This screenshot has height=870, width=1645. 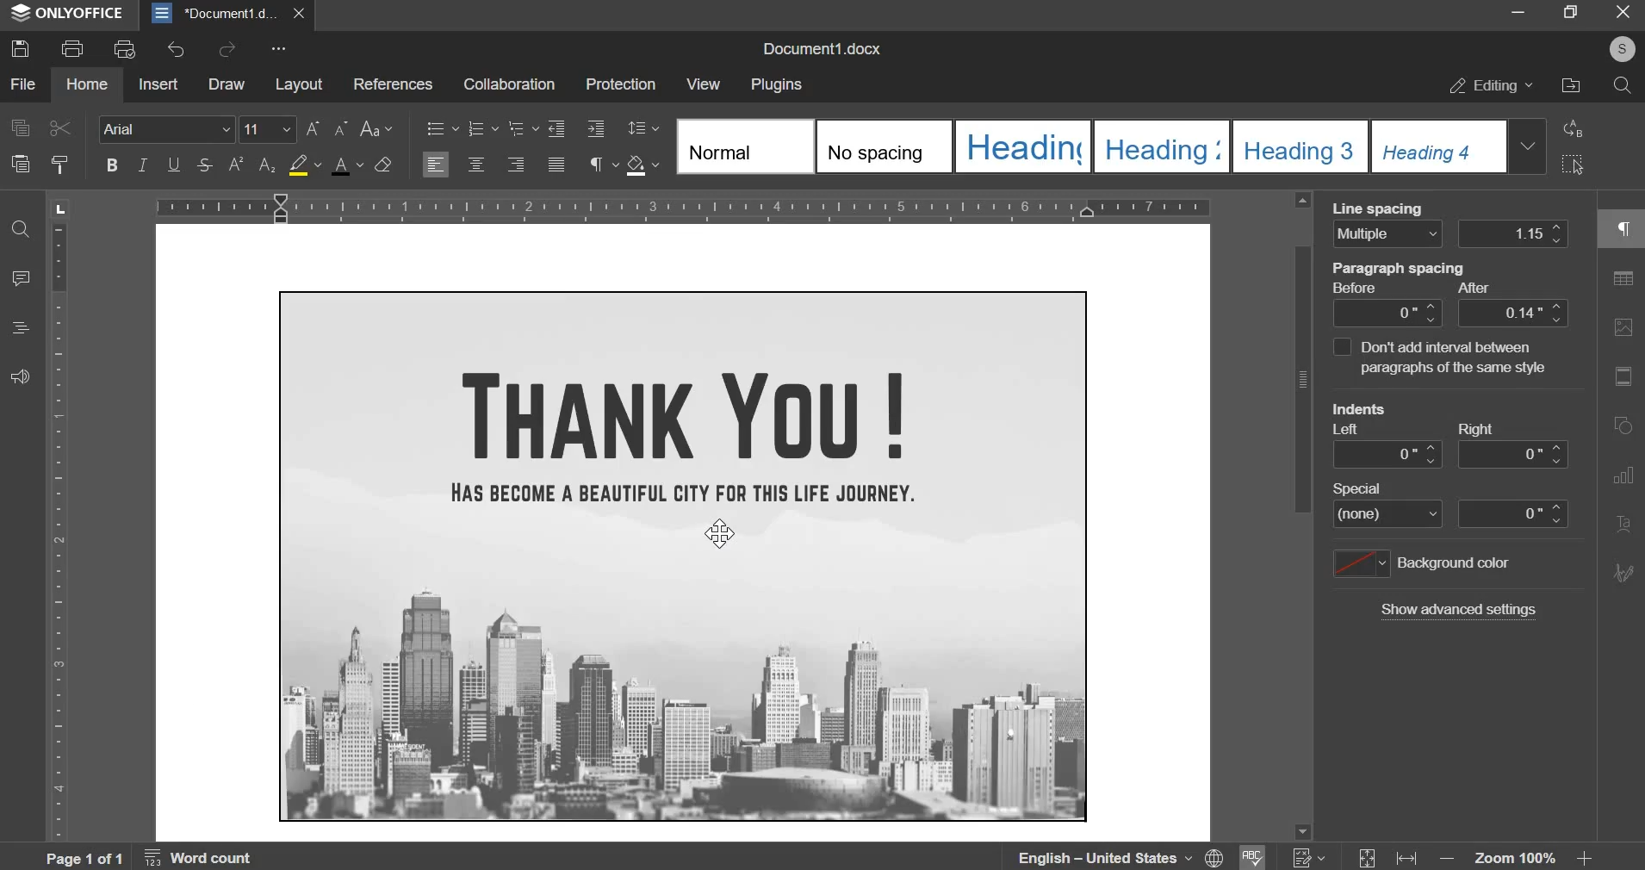 I want to click on headings, so click(x=17, y=329).